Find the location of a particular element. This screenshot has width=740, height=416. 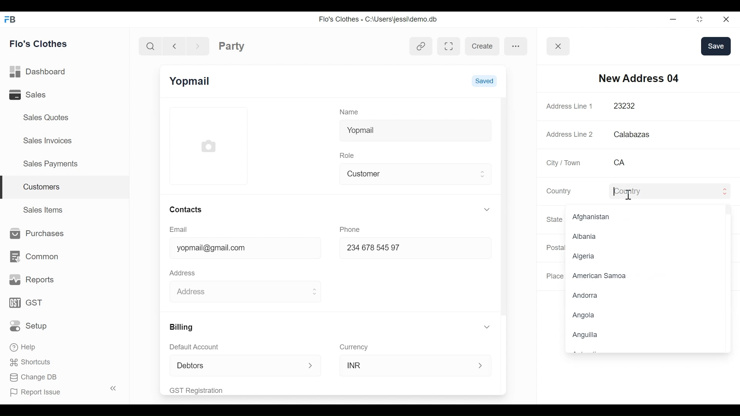

Shortcuts is located at coordinates (28, 362).